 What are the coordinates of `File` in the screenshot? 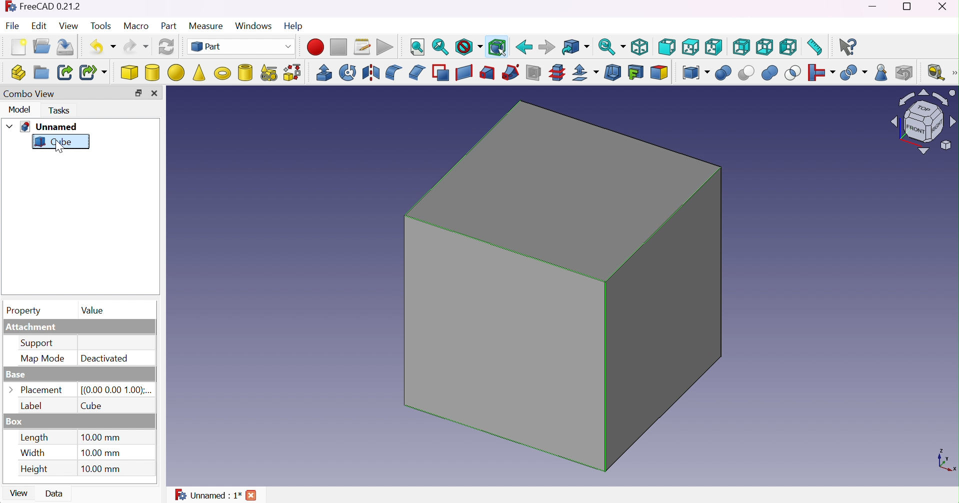 It's located at (13, 26).